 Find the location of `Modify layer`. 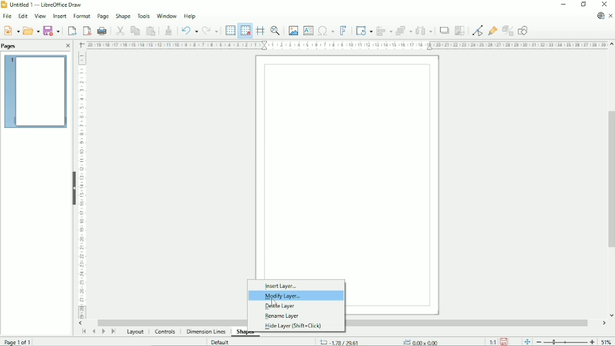

Modify layer is located at coordinates (283, 296).